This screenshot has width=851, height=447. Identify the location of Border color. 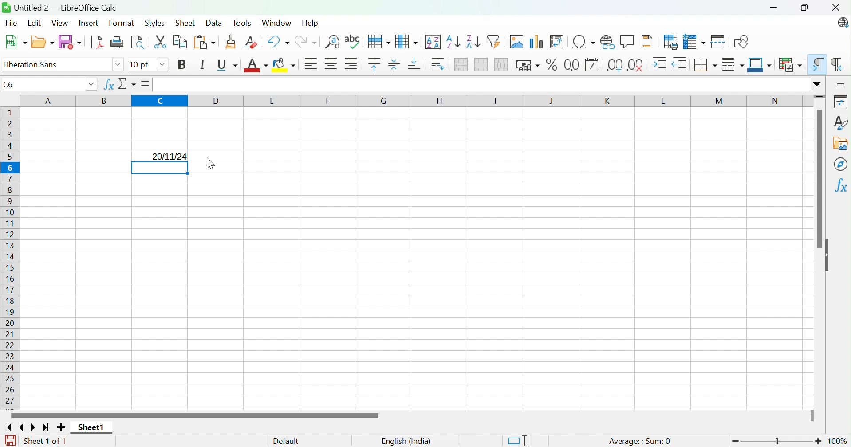
(760, 65).